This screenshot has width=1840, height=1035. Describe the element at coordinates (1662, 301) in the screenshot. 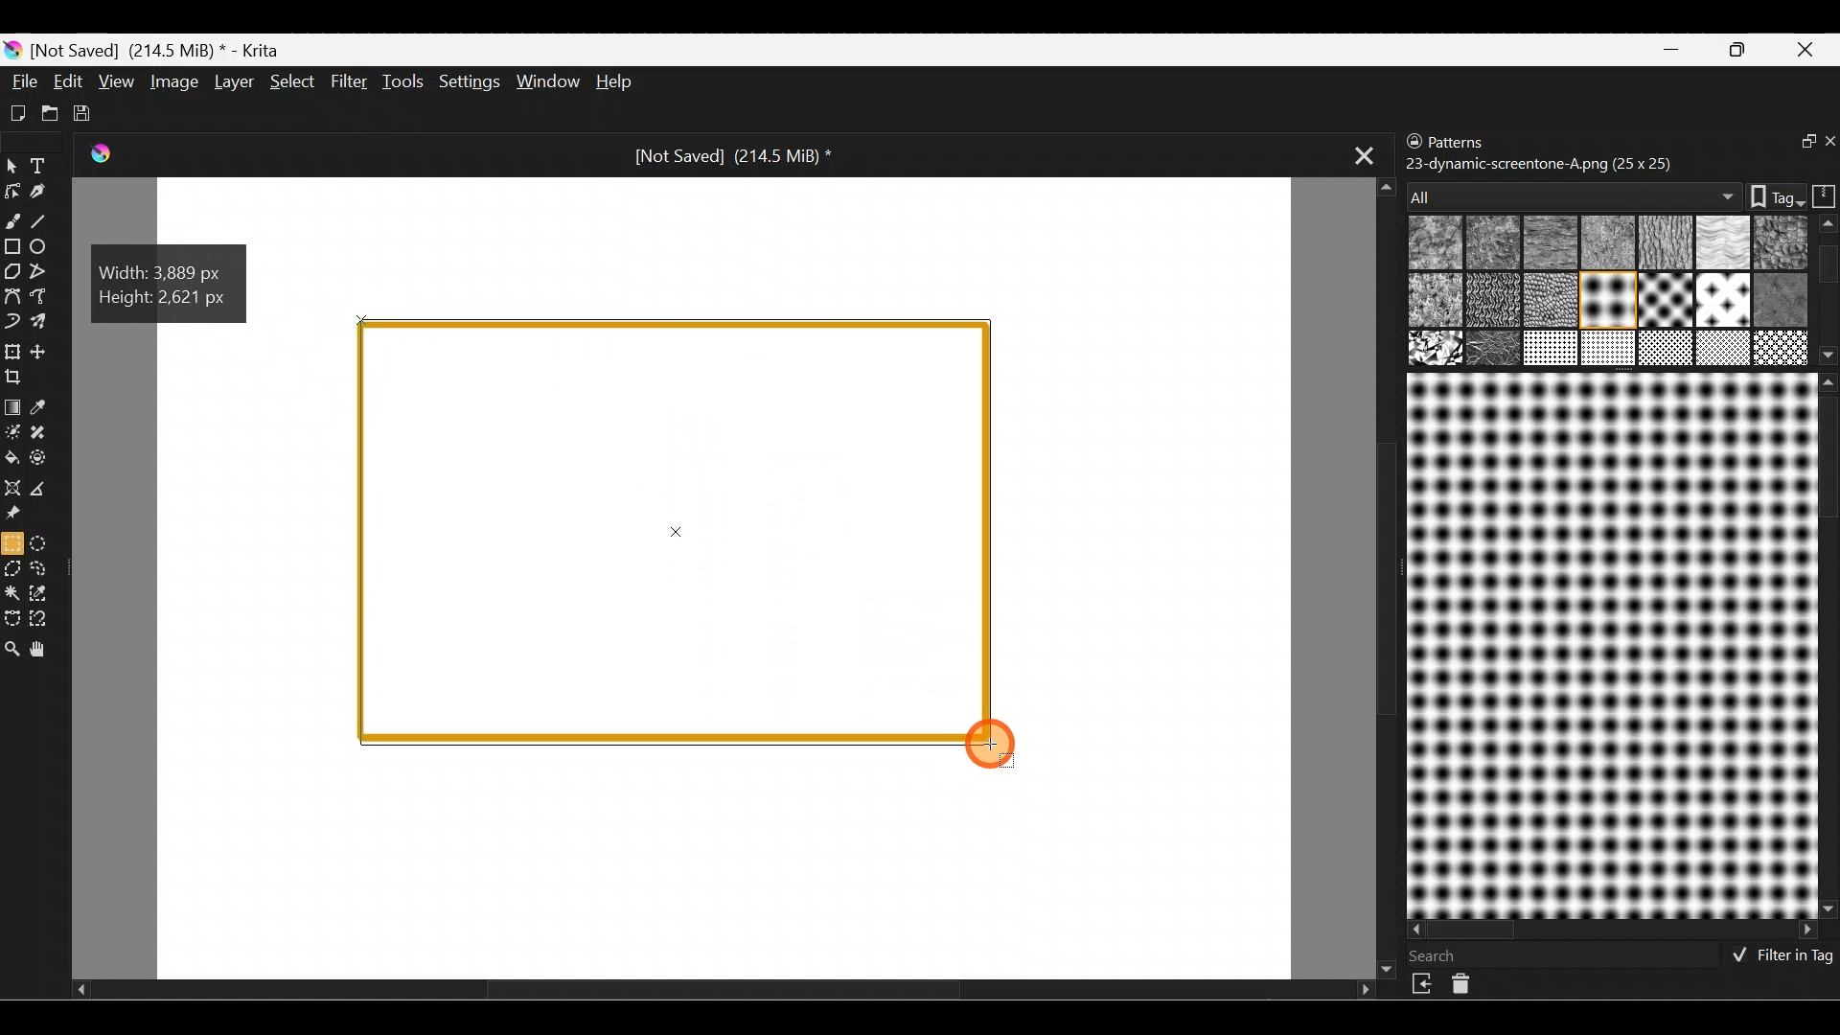

I see `11 drawed_furry.png` at that location.